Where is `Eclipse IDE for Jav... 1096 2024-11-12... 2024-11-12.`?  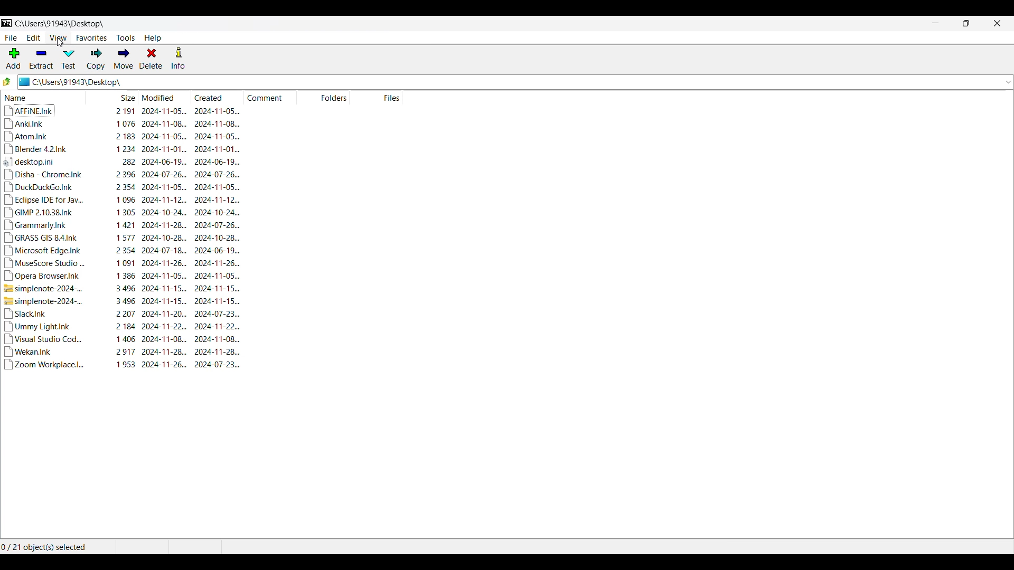 Eclipse IDE for Jav... 1096 2024-11-12... 2024-11-12. is located at coordinates (123, 201).